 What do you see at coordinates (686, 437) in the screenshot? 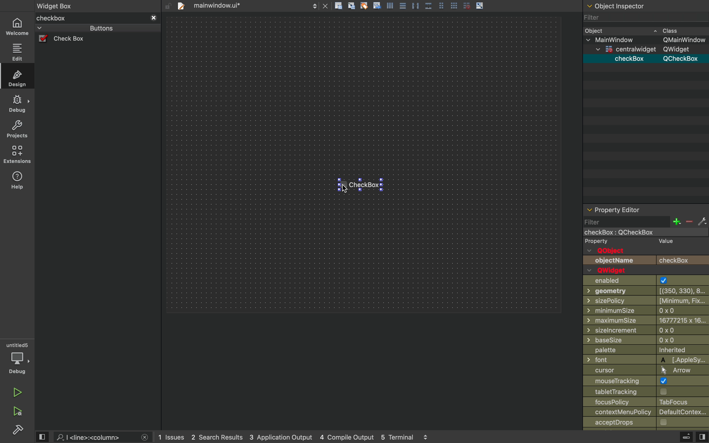
I see `extrude` at bounding box center [686, 437].